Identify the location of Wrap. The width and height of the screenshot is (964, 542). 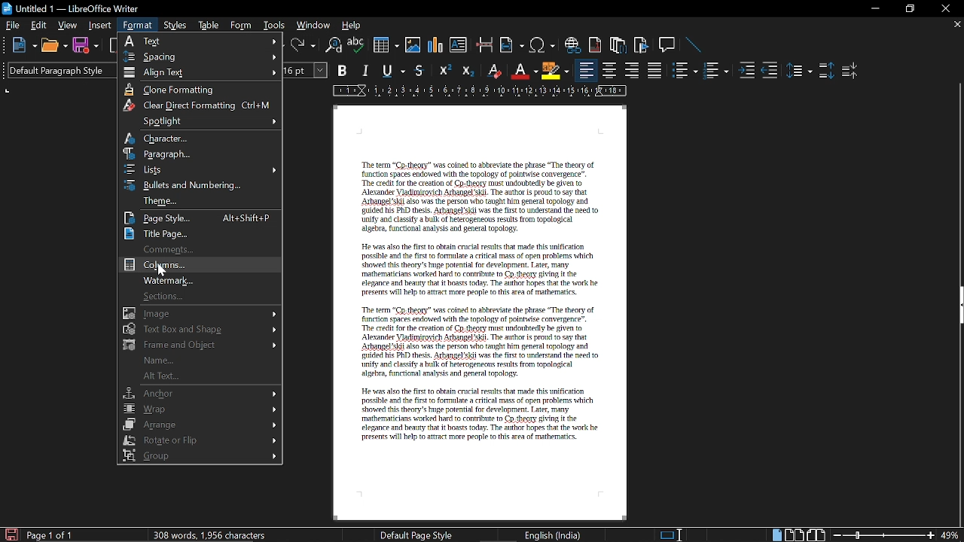
(199, 408).